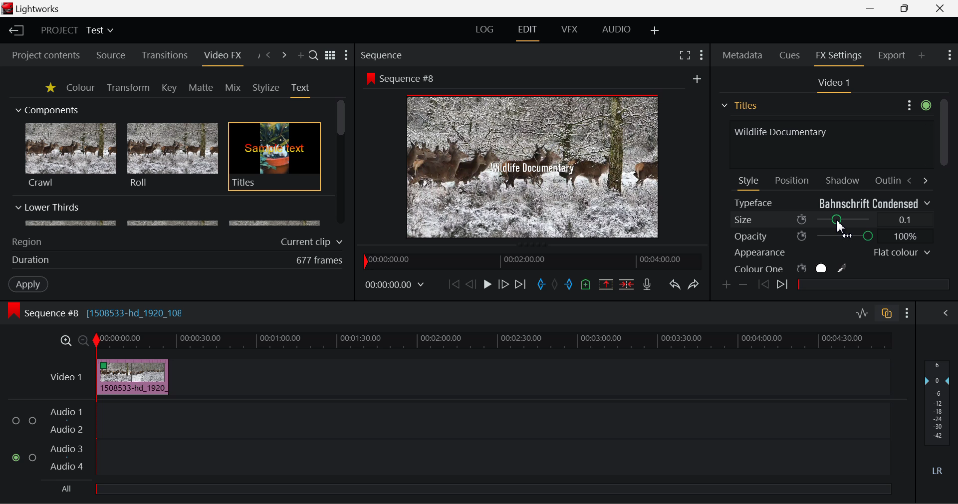 The height and width of the screenshot is (504, 958). What do you see at coordinates (841, 223) in the screenshot?
I see `Cursor Position` at bounding box center [841, 223].